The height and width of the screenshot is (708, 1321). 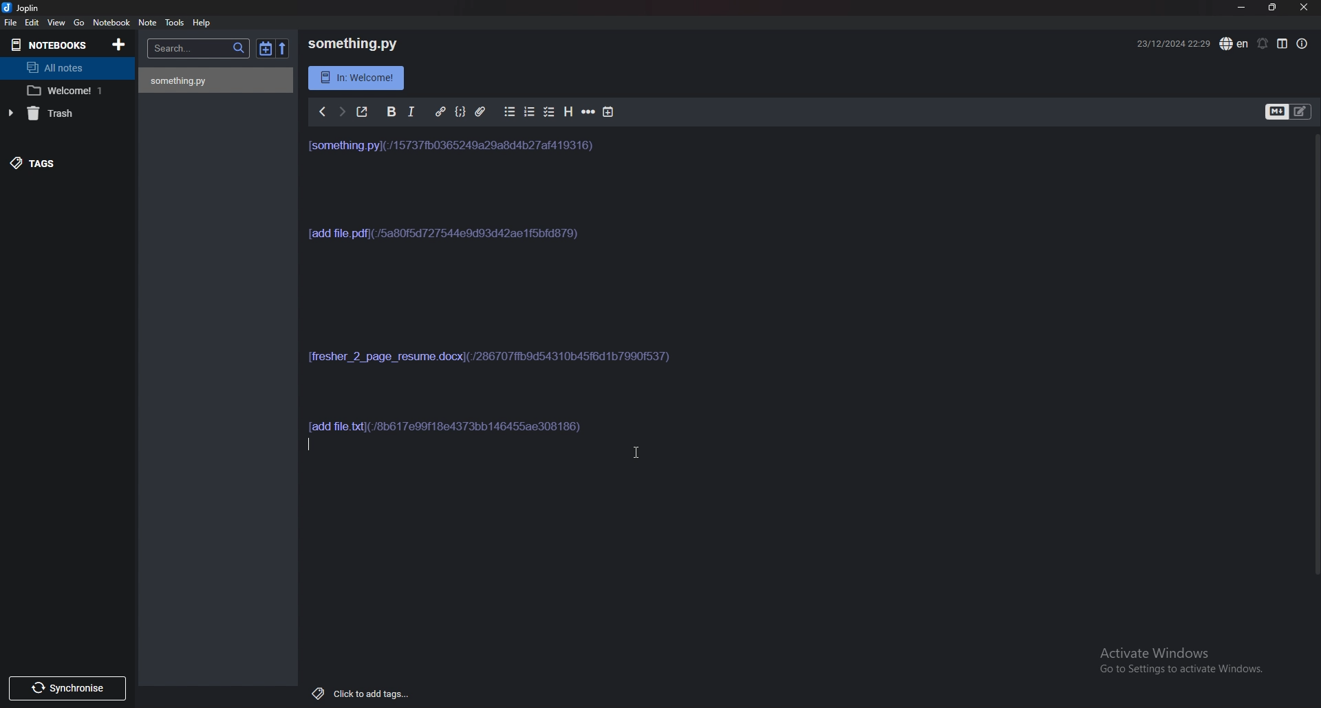 I want to click on Horizontal rule, so click(x=587, y=112).